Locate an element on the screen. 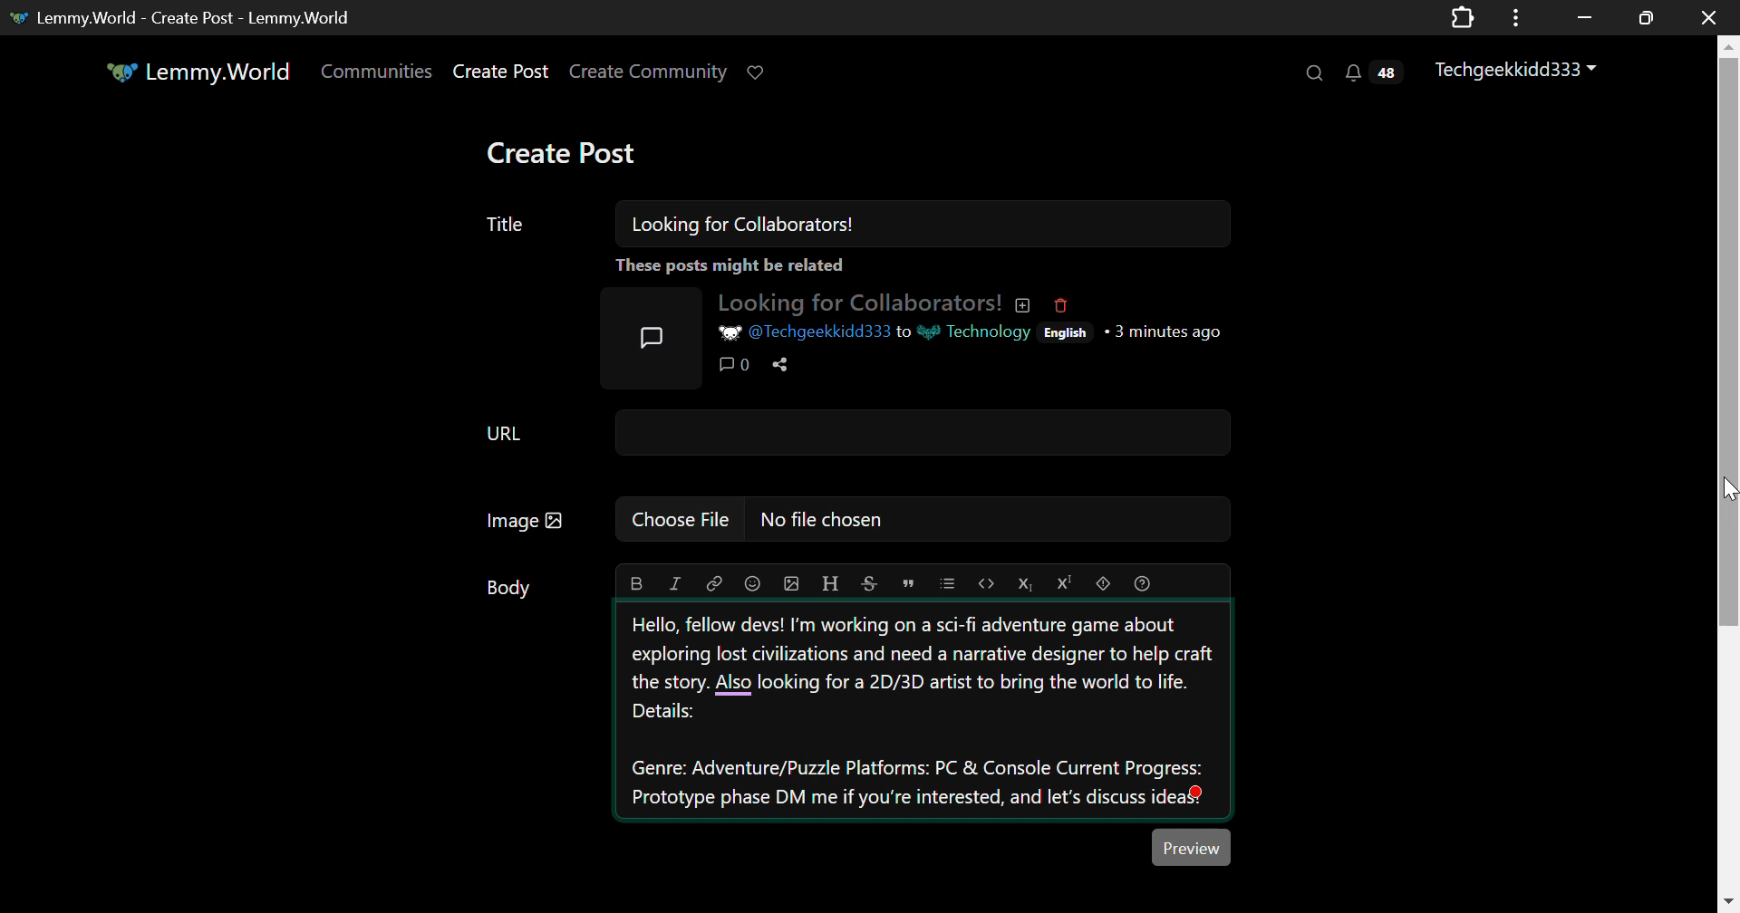 This screenshot has height=913, width=1740. Comments is located at coordinates (734, 365).